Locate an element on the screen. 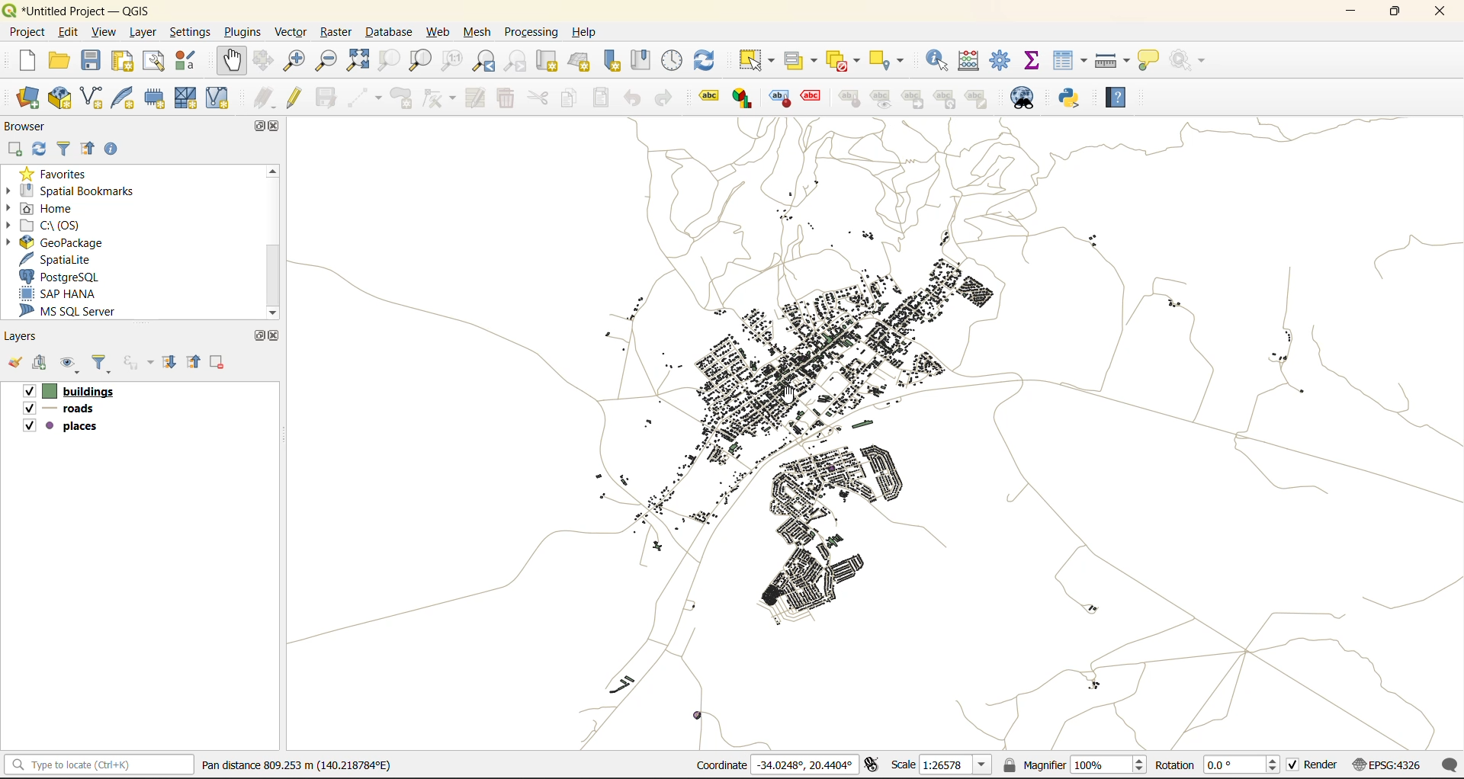 This screenshot has width=1464, height=779. roads is located at coordinates (63, 411).